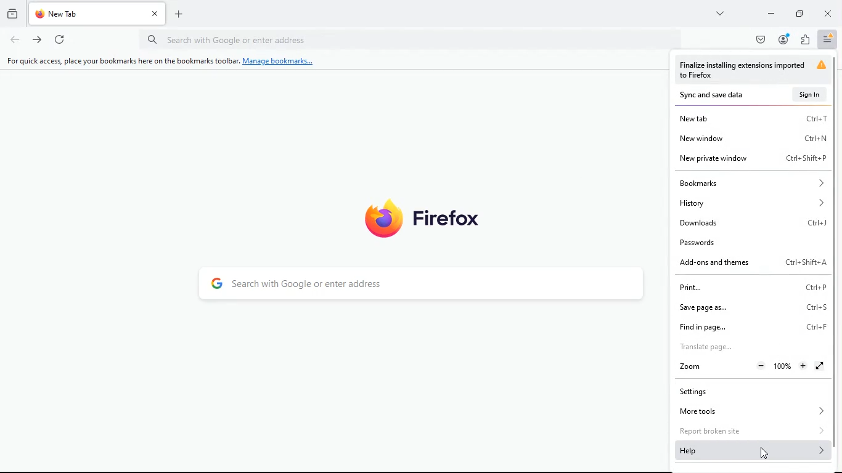  What do you see at coordinates (756, 204) in the screenshot?
I see `history` at bounding box center [756, 204].